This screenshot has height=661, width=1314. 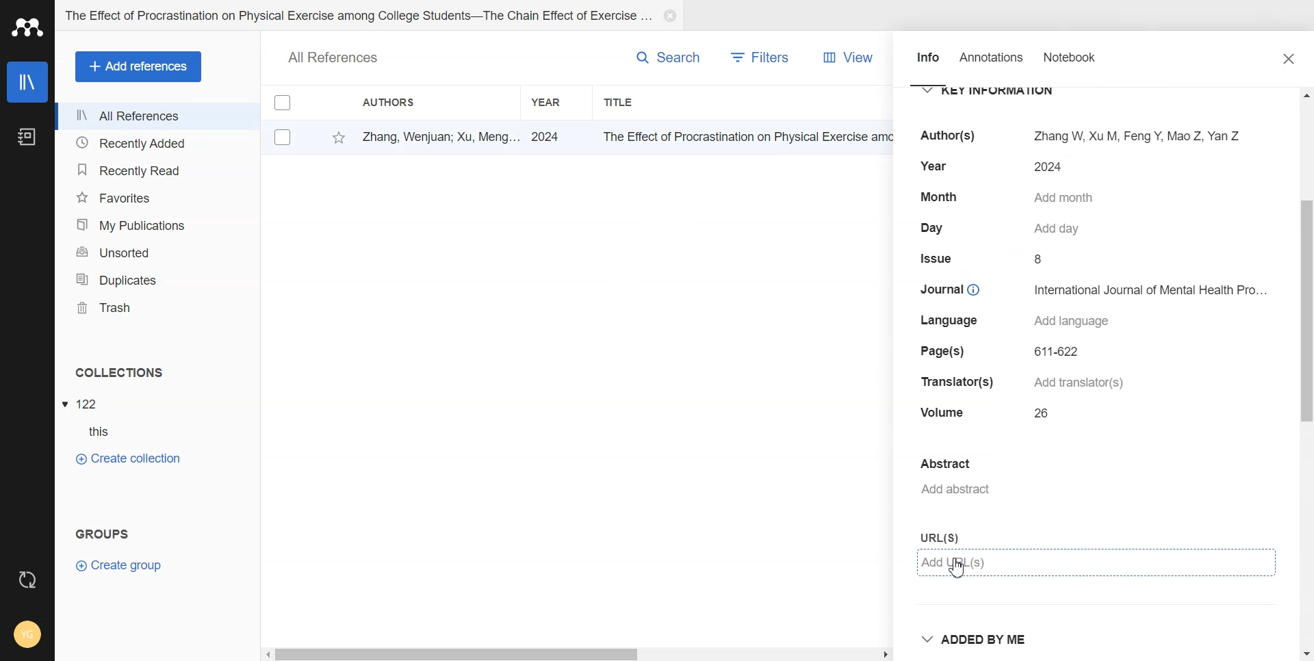 What do you see at coordinates (129, 565) in the screenshot?
I see `Create Group` at bounding box center [129, 565].